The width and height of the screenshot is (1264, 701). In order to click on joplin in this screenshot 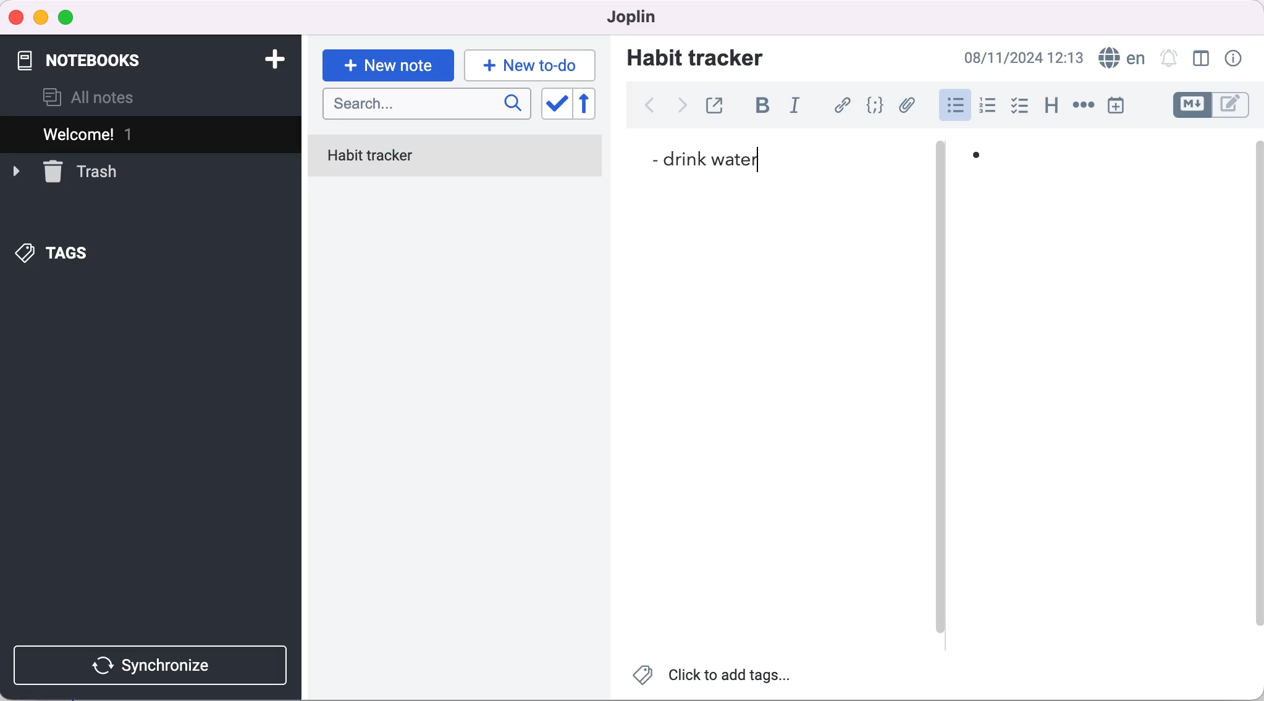, I will do `click(626, 16)`.